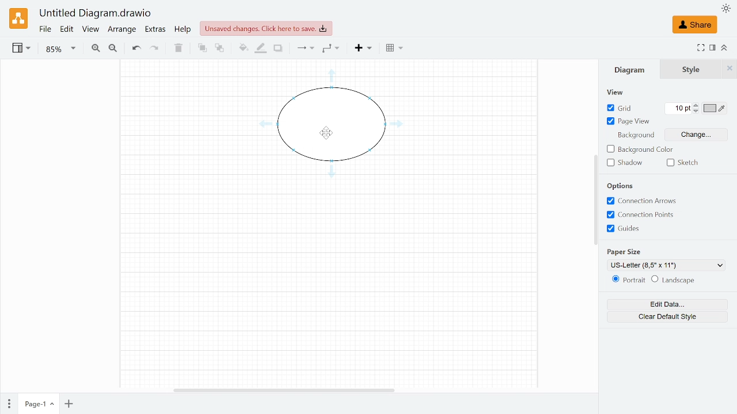 Image resolution: width=737 pixels, height=414 pixels. Describe the element at coordinates (594, 201) in the screenshot. I see `scroll bar` at that location.